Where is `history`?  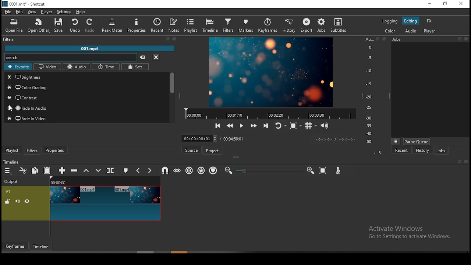
history is located at coordinates (287, 25).